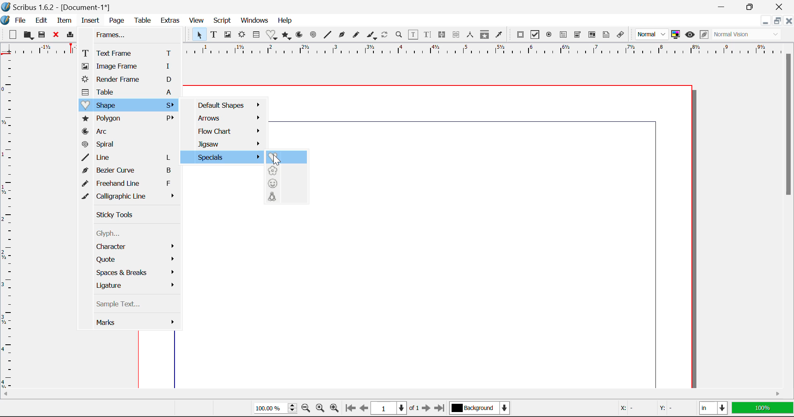 This screenshot has width=794, height=417. Describe the element at coordinates (131, 132) in the screenshot. I see `Arc` at that location.